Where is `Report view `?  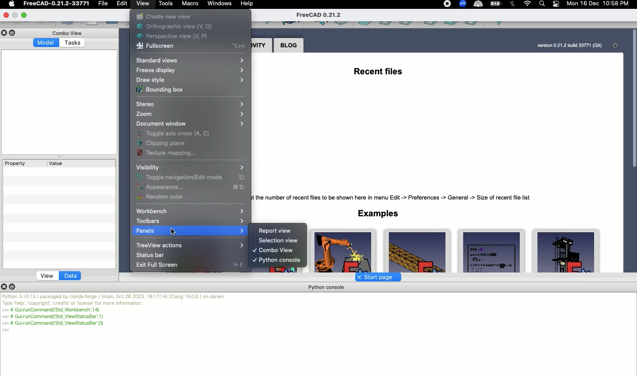
Report view  is located at coordinates (275, 230).